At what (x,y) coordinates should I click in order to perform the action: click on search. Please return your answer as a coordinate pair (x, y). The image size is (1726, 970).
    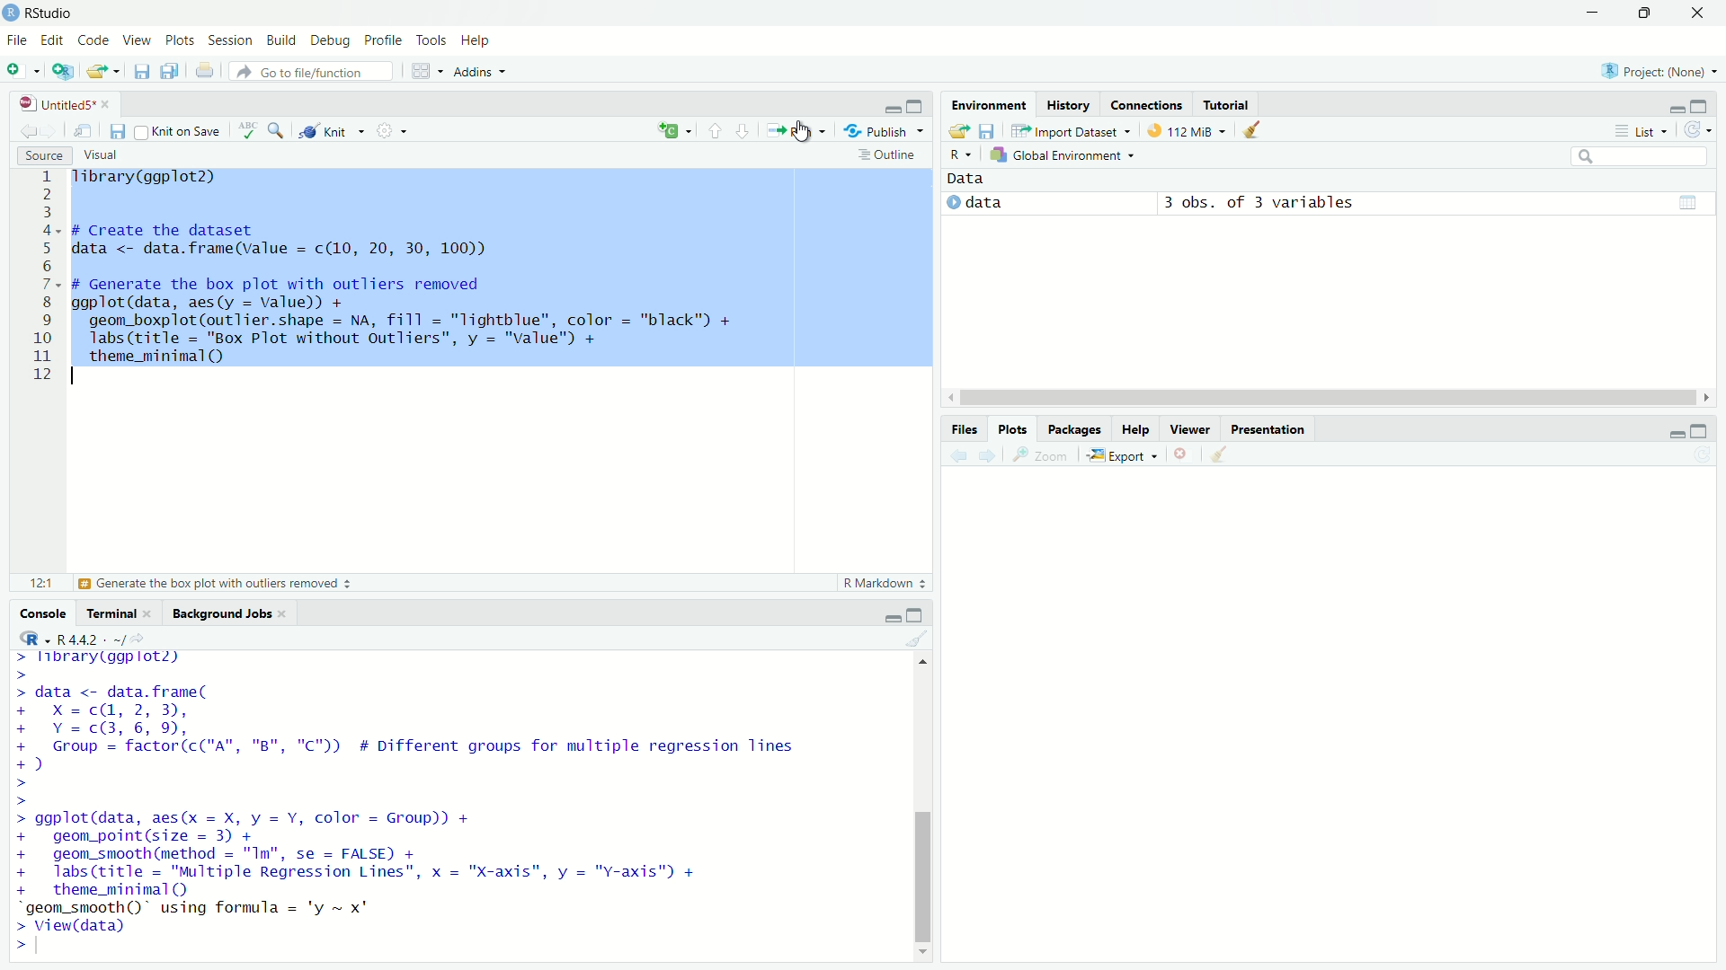
    Looking at the image, I should click on (1626, 154).